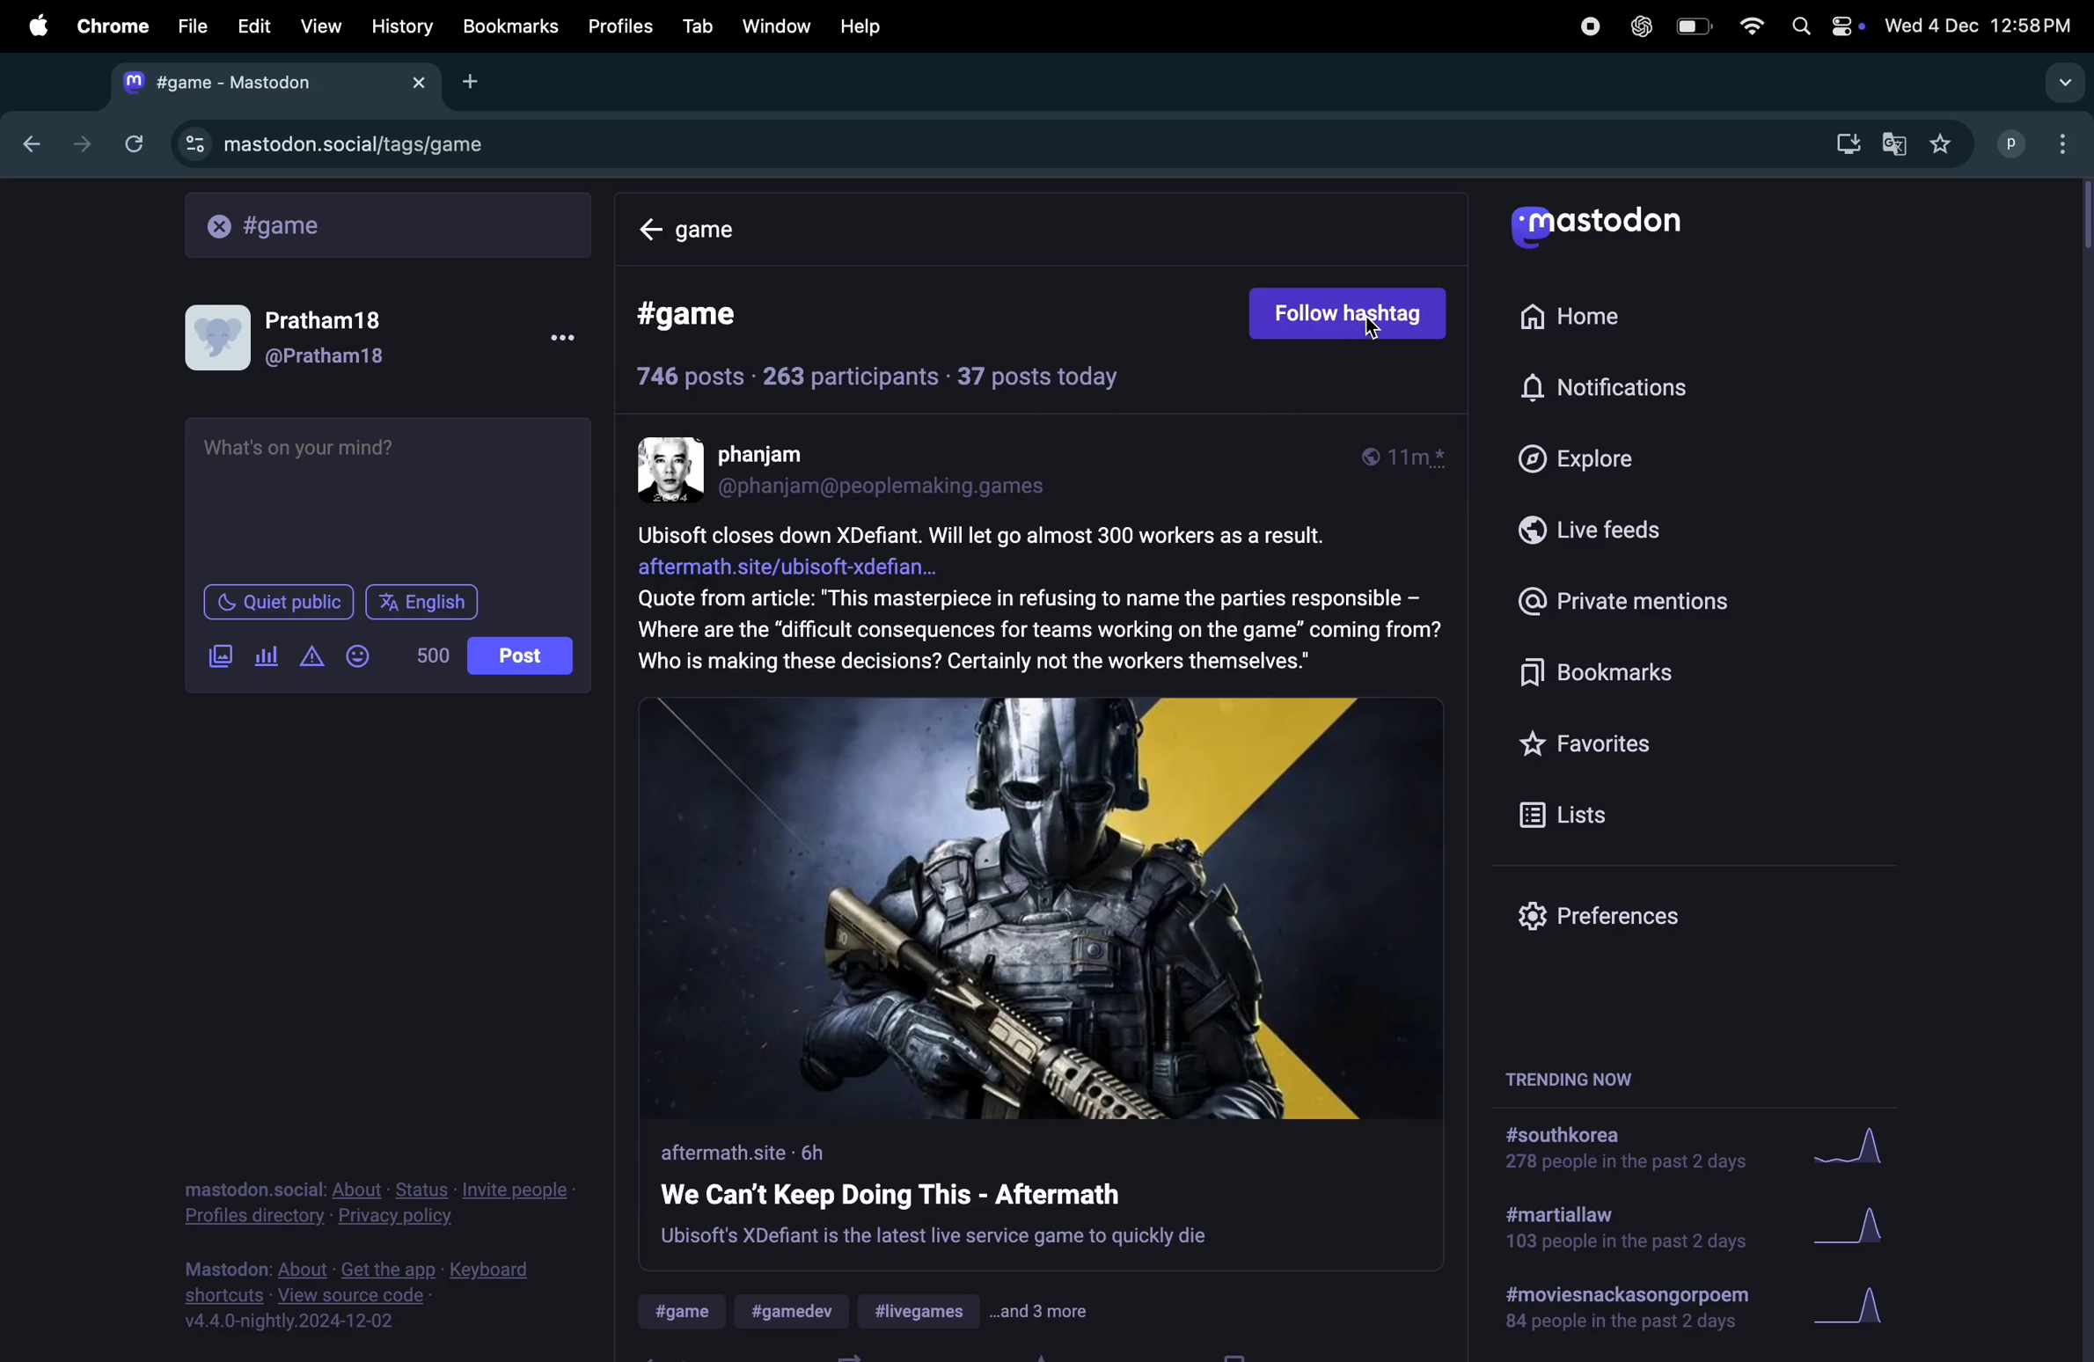  What do you see at coordinates (83, 141) in the screenshot?
I see `next tab` at bounding box center [83, 141].